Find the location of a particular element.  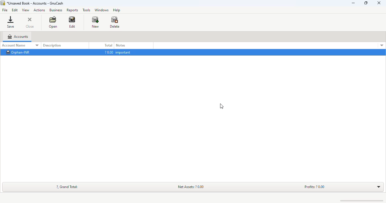

actions is located at coordinates (40, 10).